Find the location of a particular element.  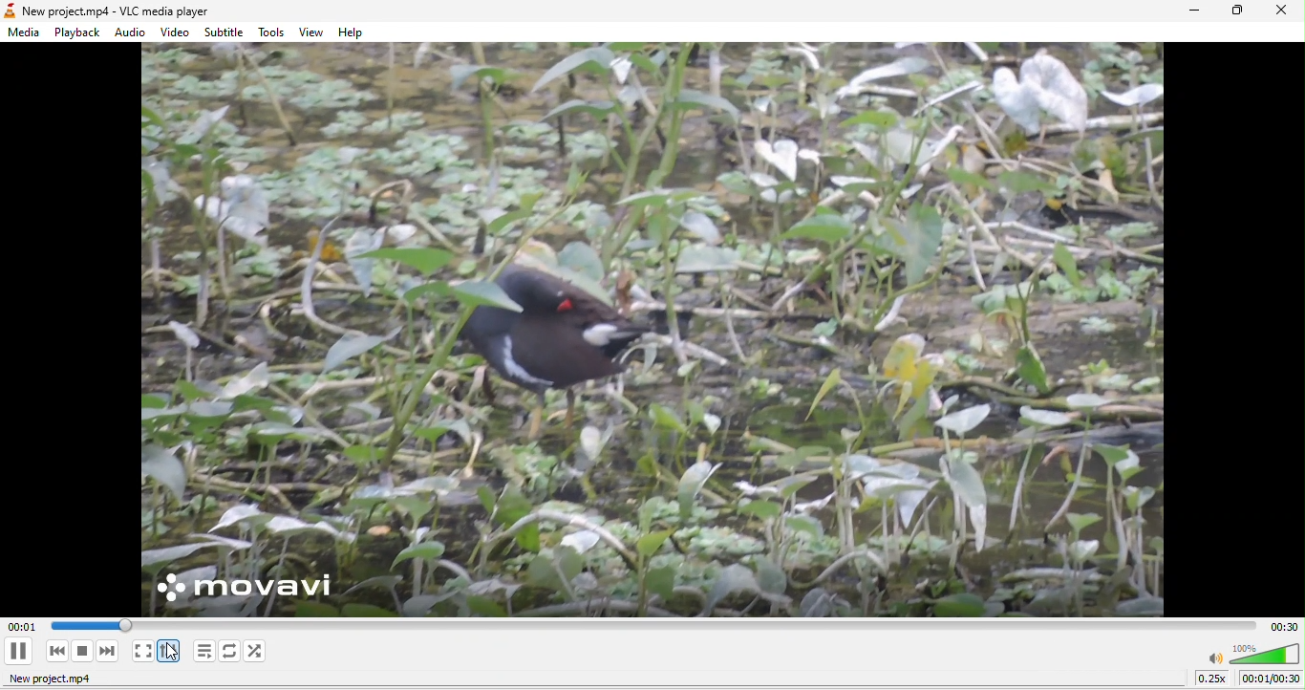

minimize is located at coordinates (1194, 11).